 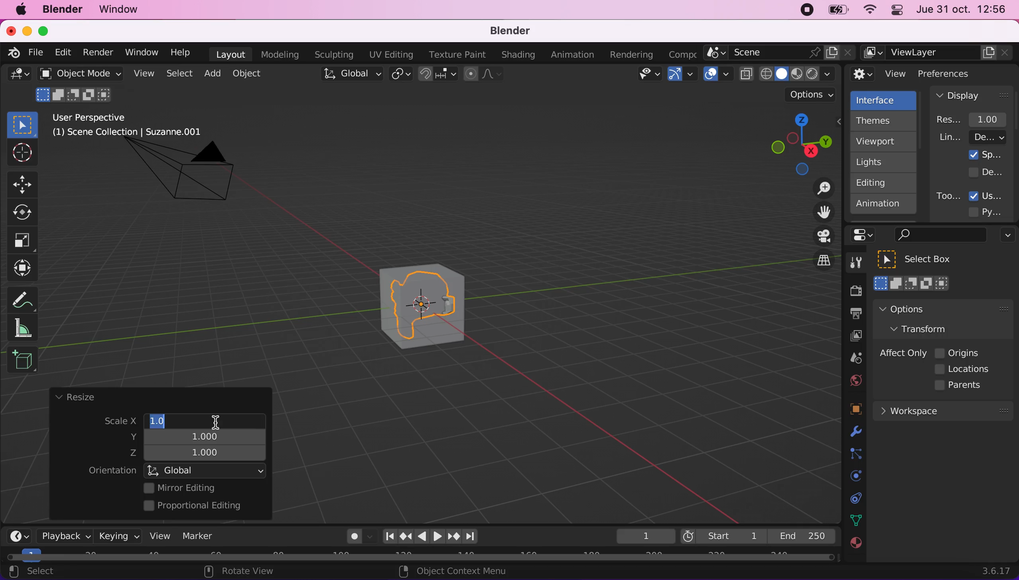 What do you see at coordinates (927, 328) in the screenshot?
I see `transform` at bounding box center [927, 328].